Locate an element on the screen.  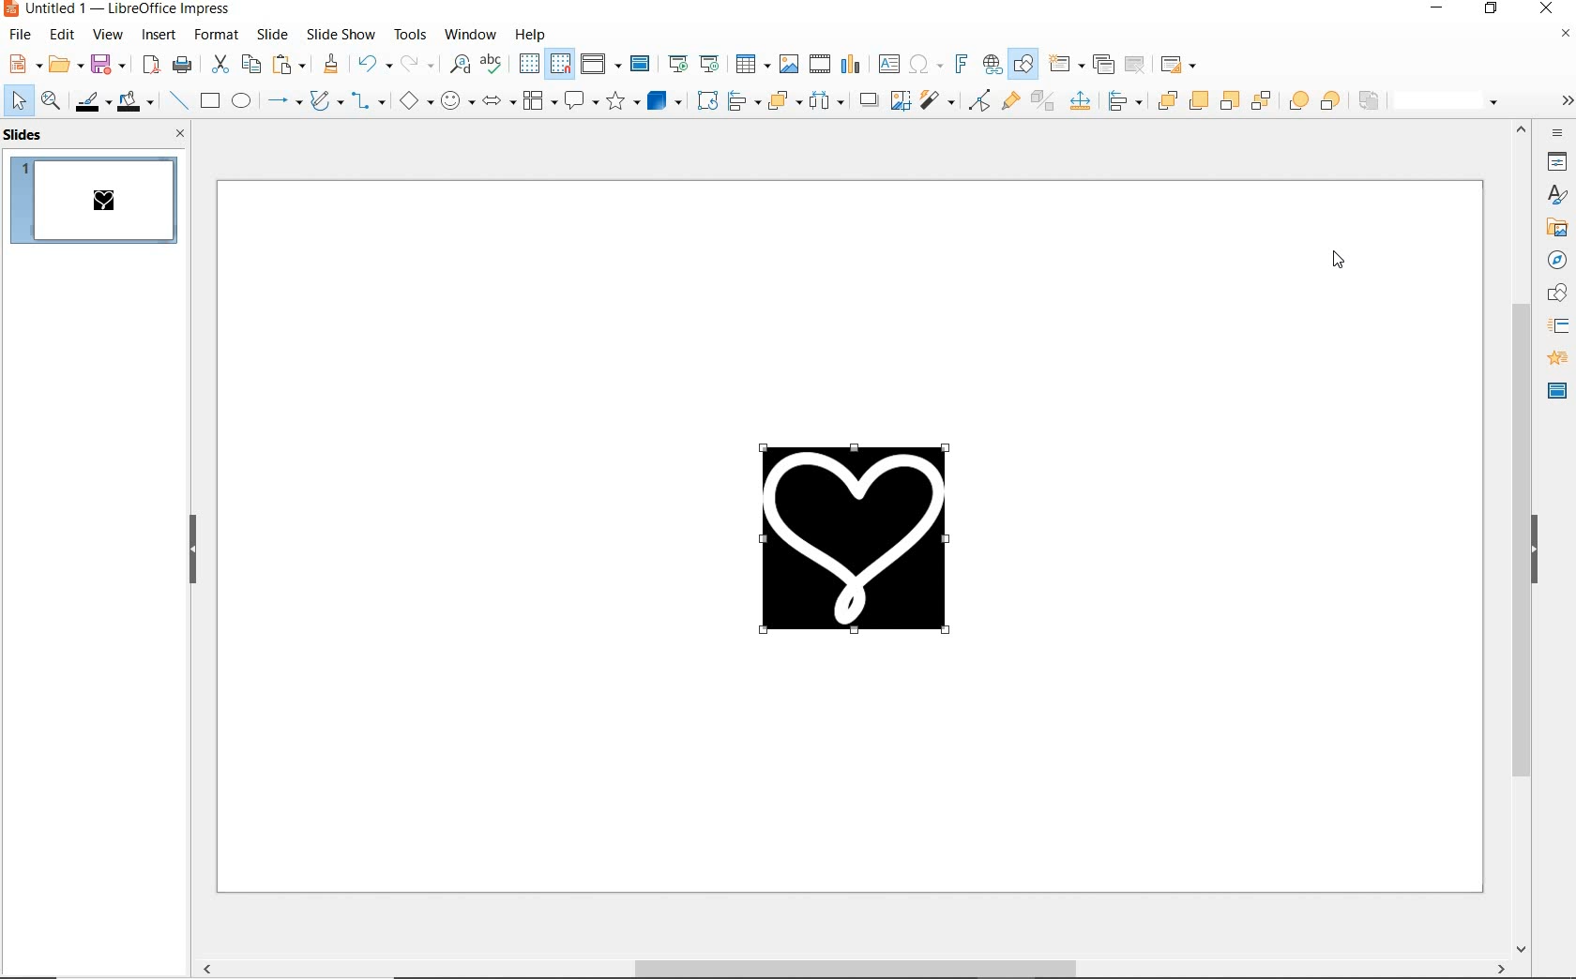
filter is located at coordinates (1560, 31).